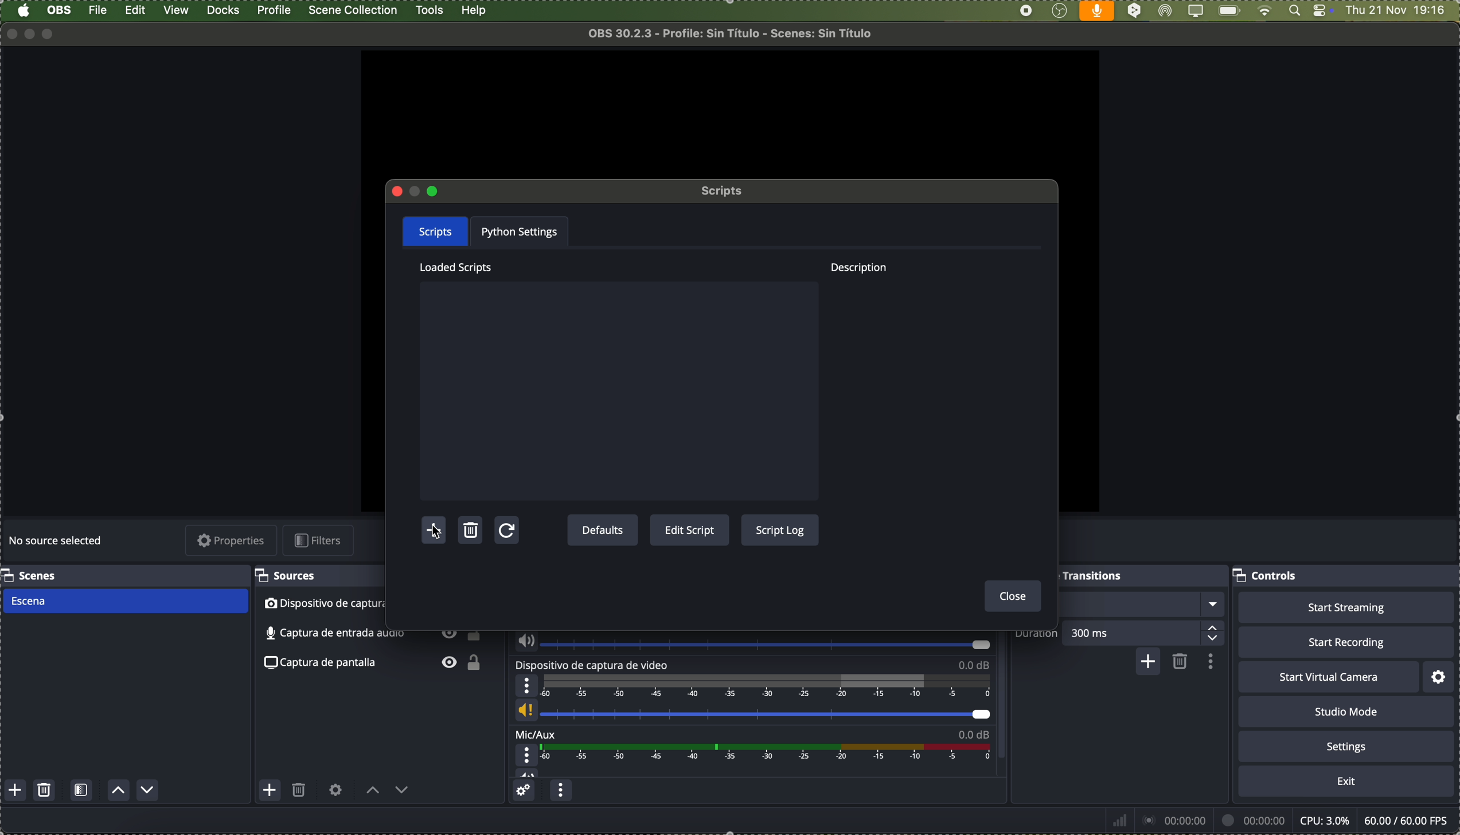  What do you see at coordinates (1279, 820) in the screenshot?
I see `data` at bounding box center [1279, 820].